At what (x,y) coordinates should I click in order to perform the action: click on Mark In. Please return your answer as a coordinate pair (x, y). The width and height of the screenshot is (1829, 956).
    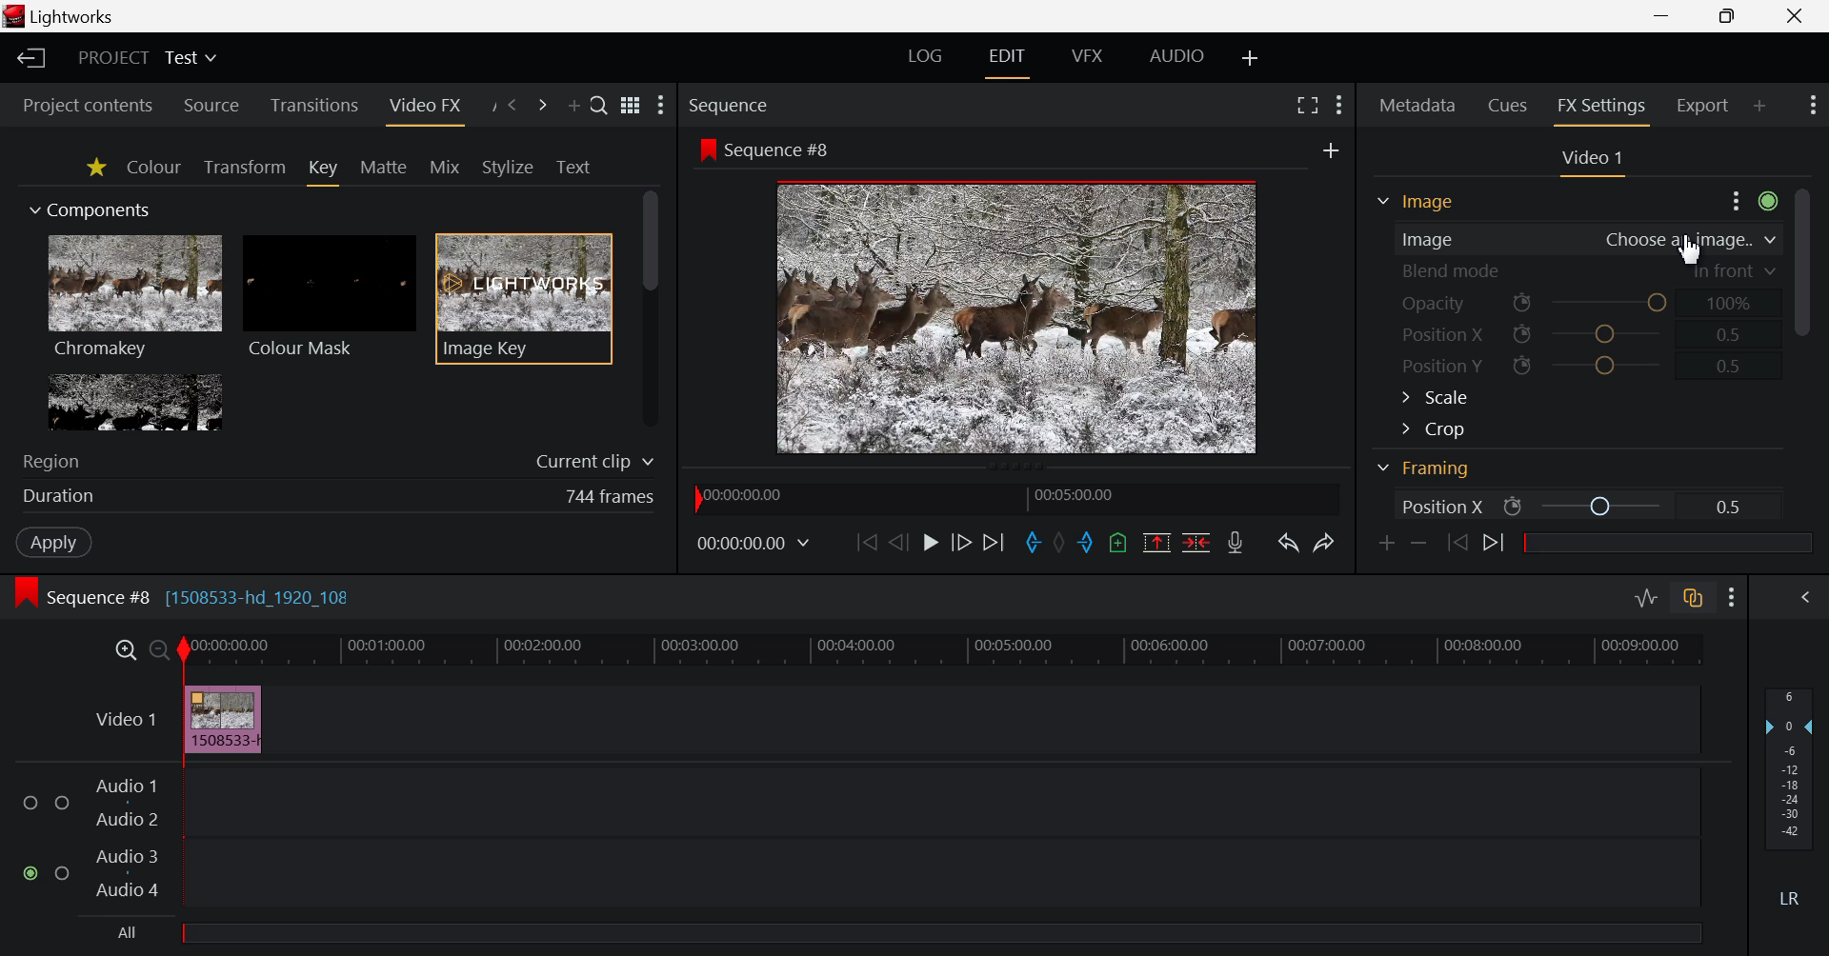
    Looking at the image, I should click on (1035, 545).